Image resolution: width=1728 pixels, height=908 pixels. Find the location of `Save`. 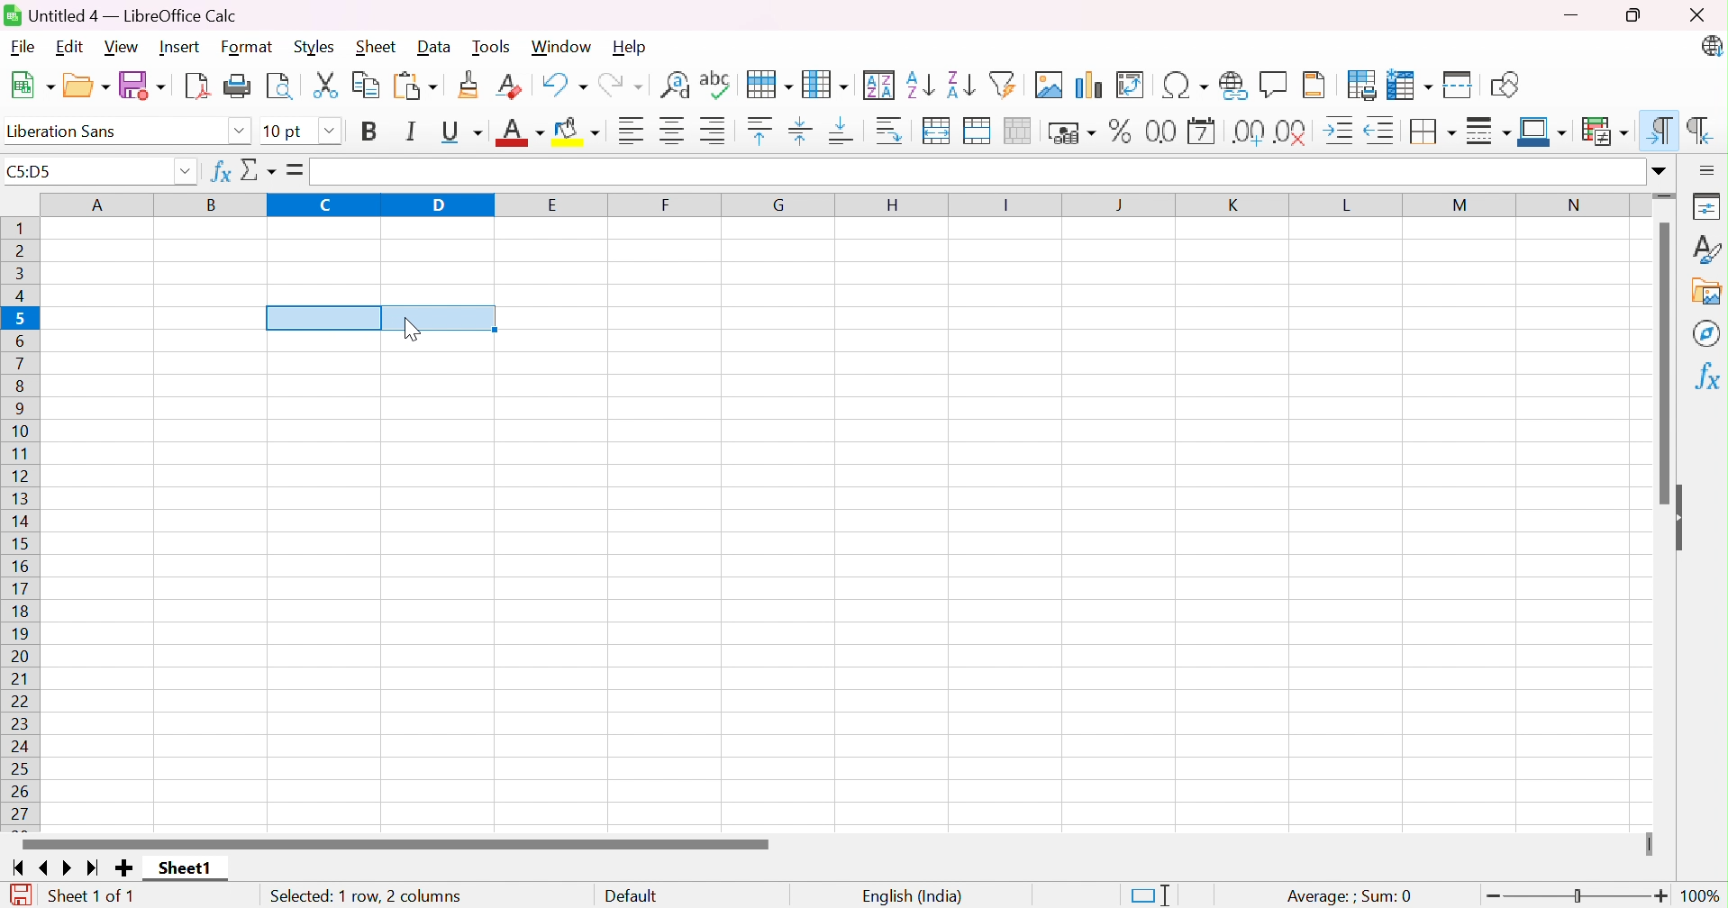

Save is located at coordinates (143, 85).